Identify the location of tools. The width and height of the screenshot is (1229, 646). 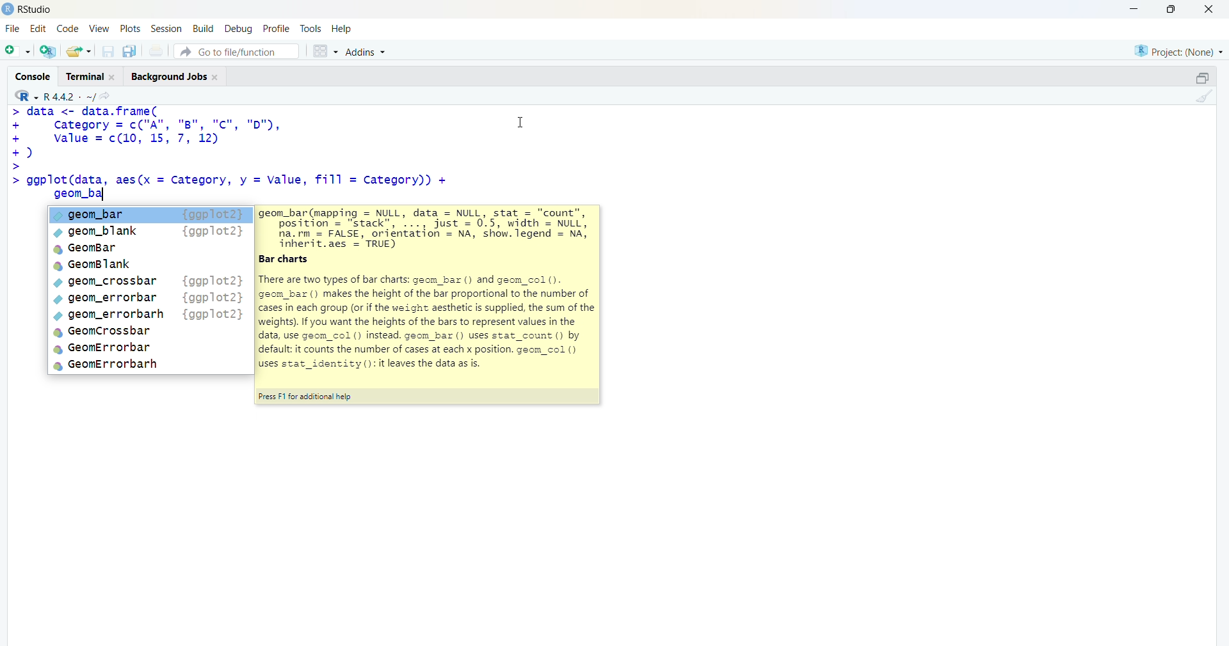
(312, 29).